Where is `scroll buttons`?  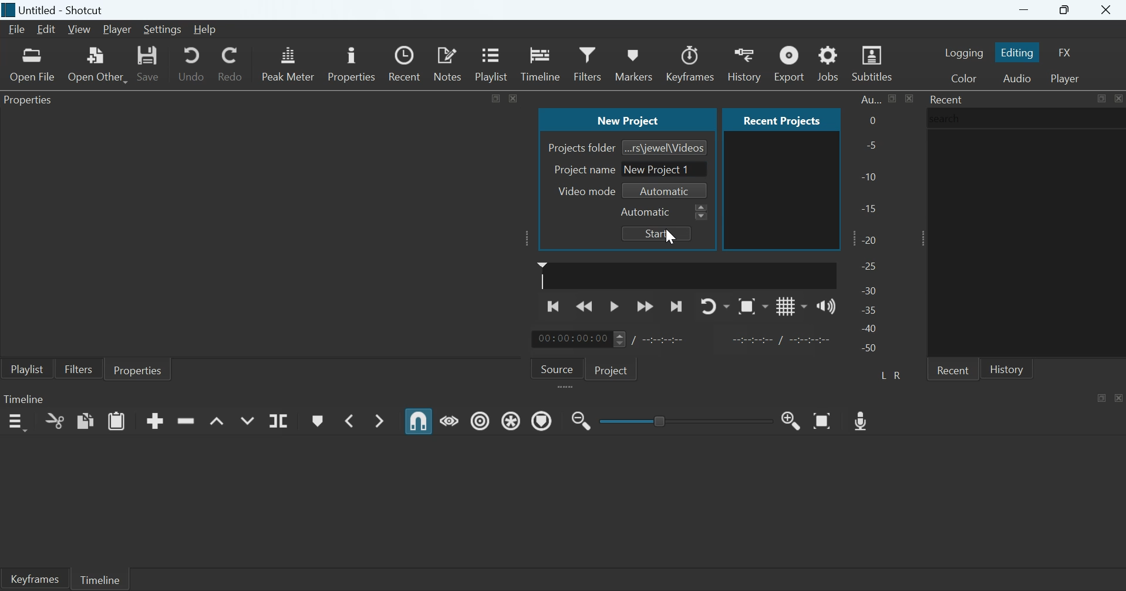 scroll buttons is located at coordinates (702, 213).